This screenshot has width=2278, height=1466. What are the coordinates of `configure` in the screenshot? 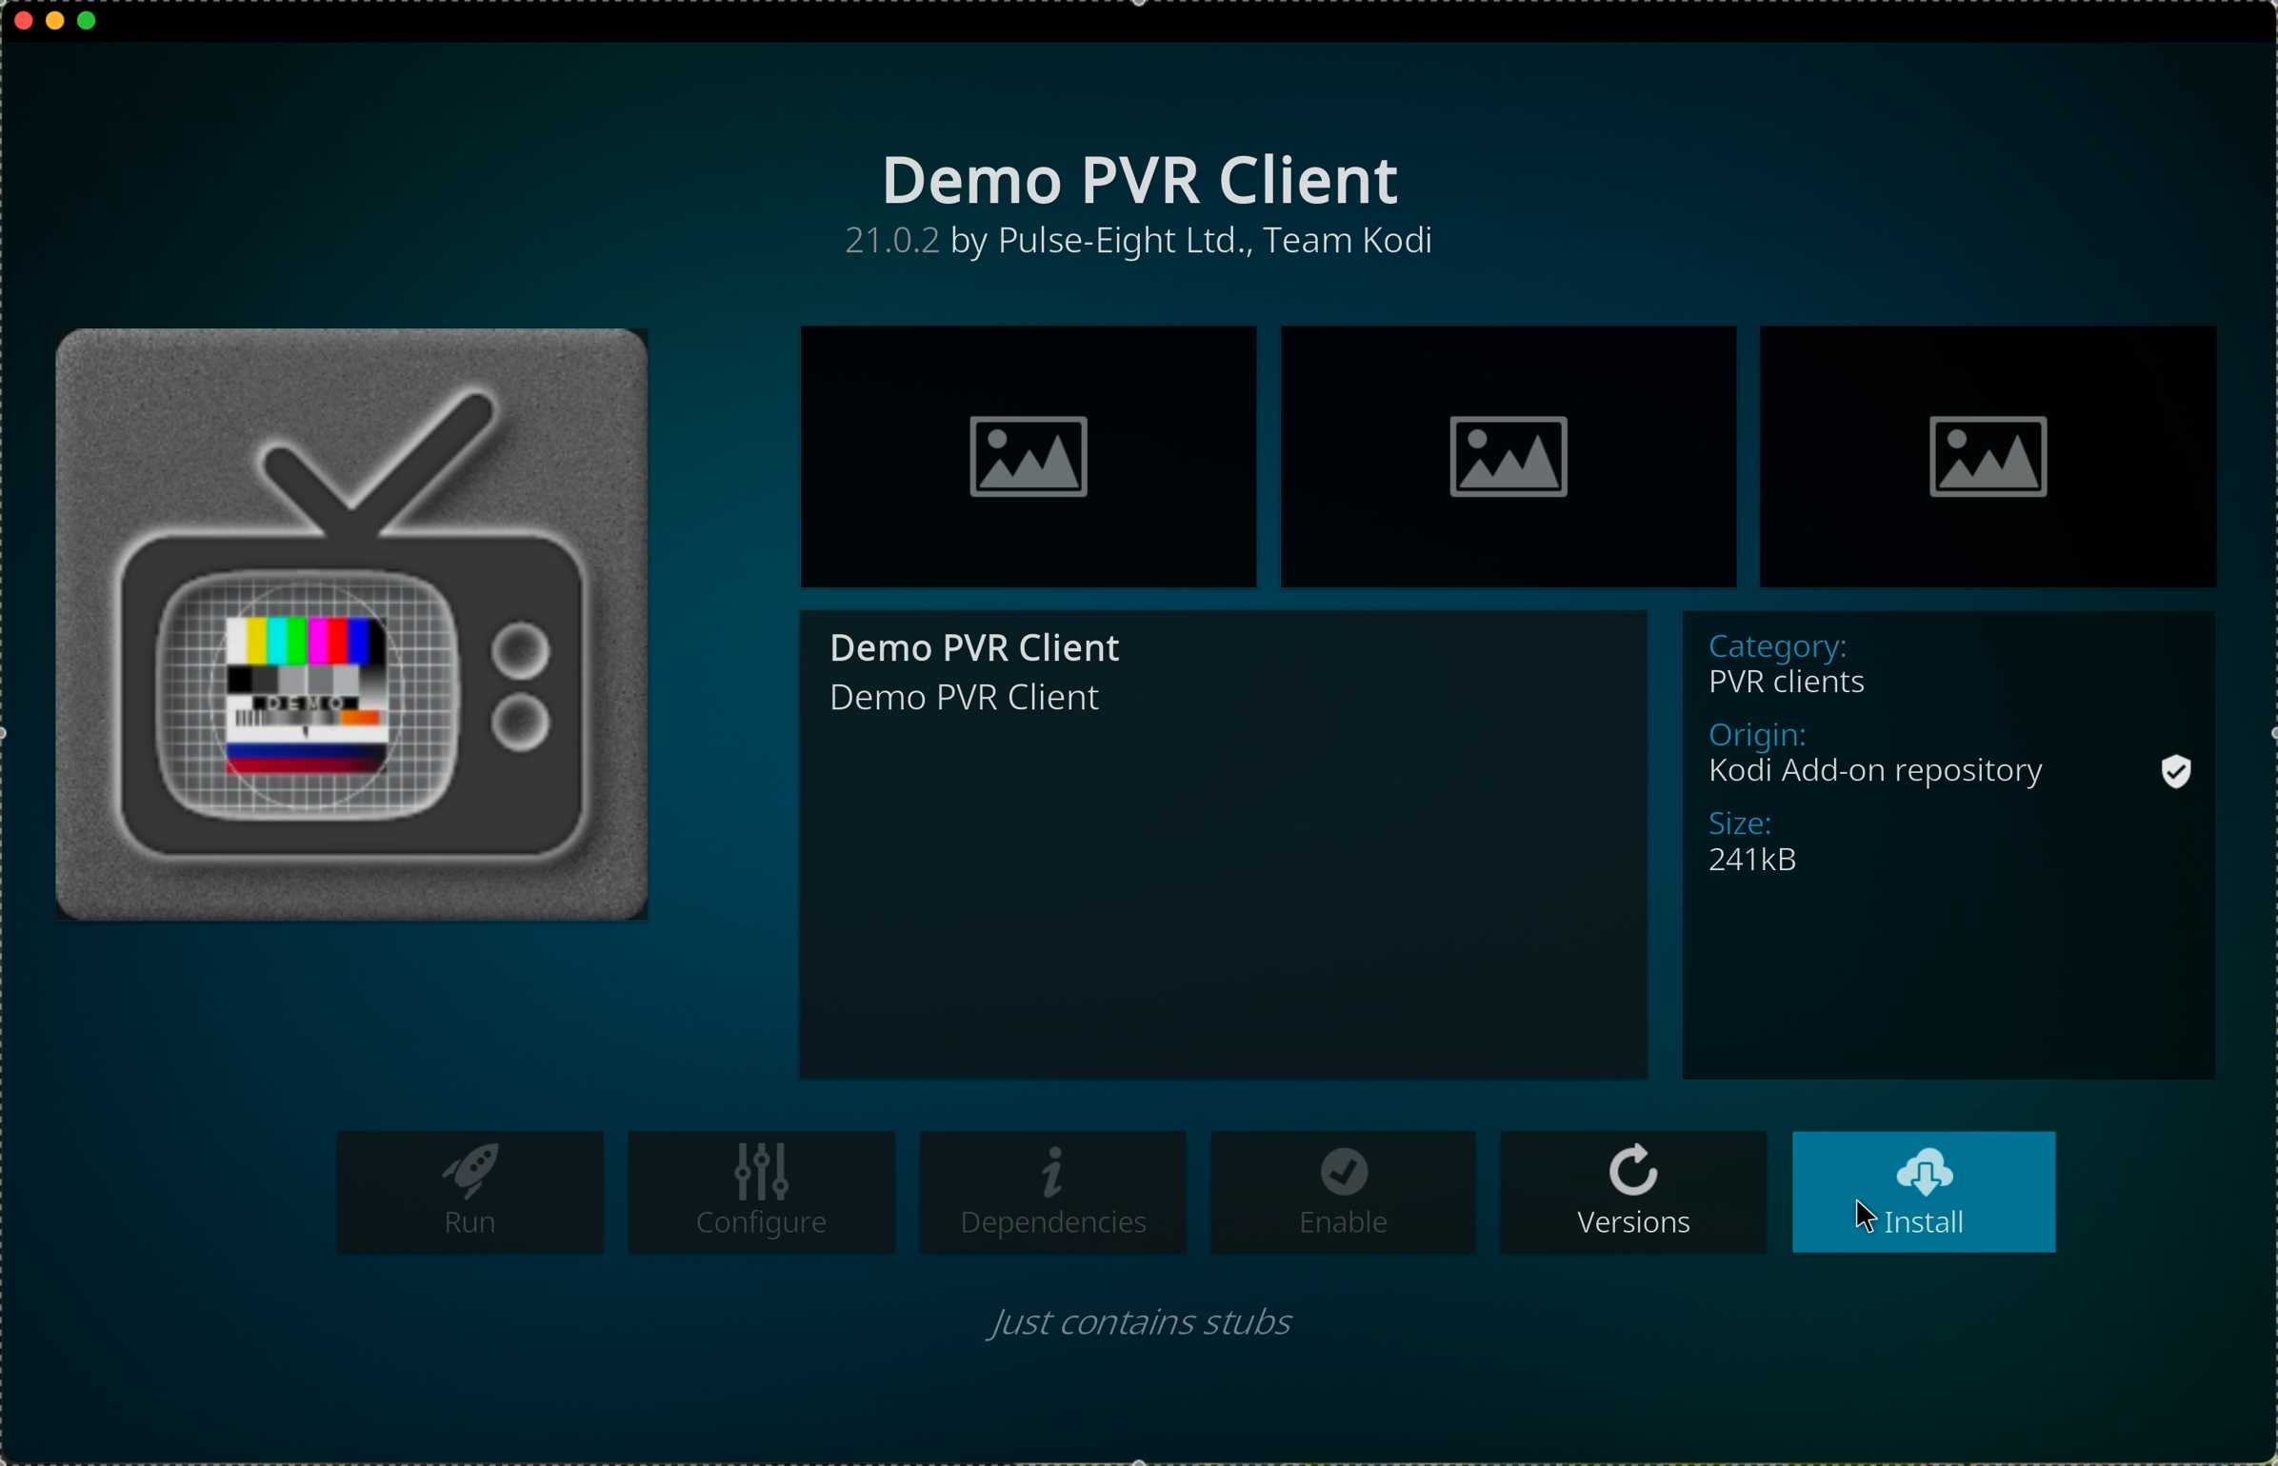 It's located at (762, 1193).